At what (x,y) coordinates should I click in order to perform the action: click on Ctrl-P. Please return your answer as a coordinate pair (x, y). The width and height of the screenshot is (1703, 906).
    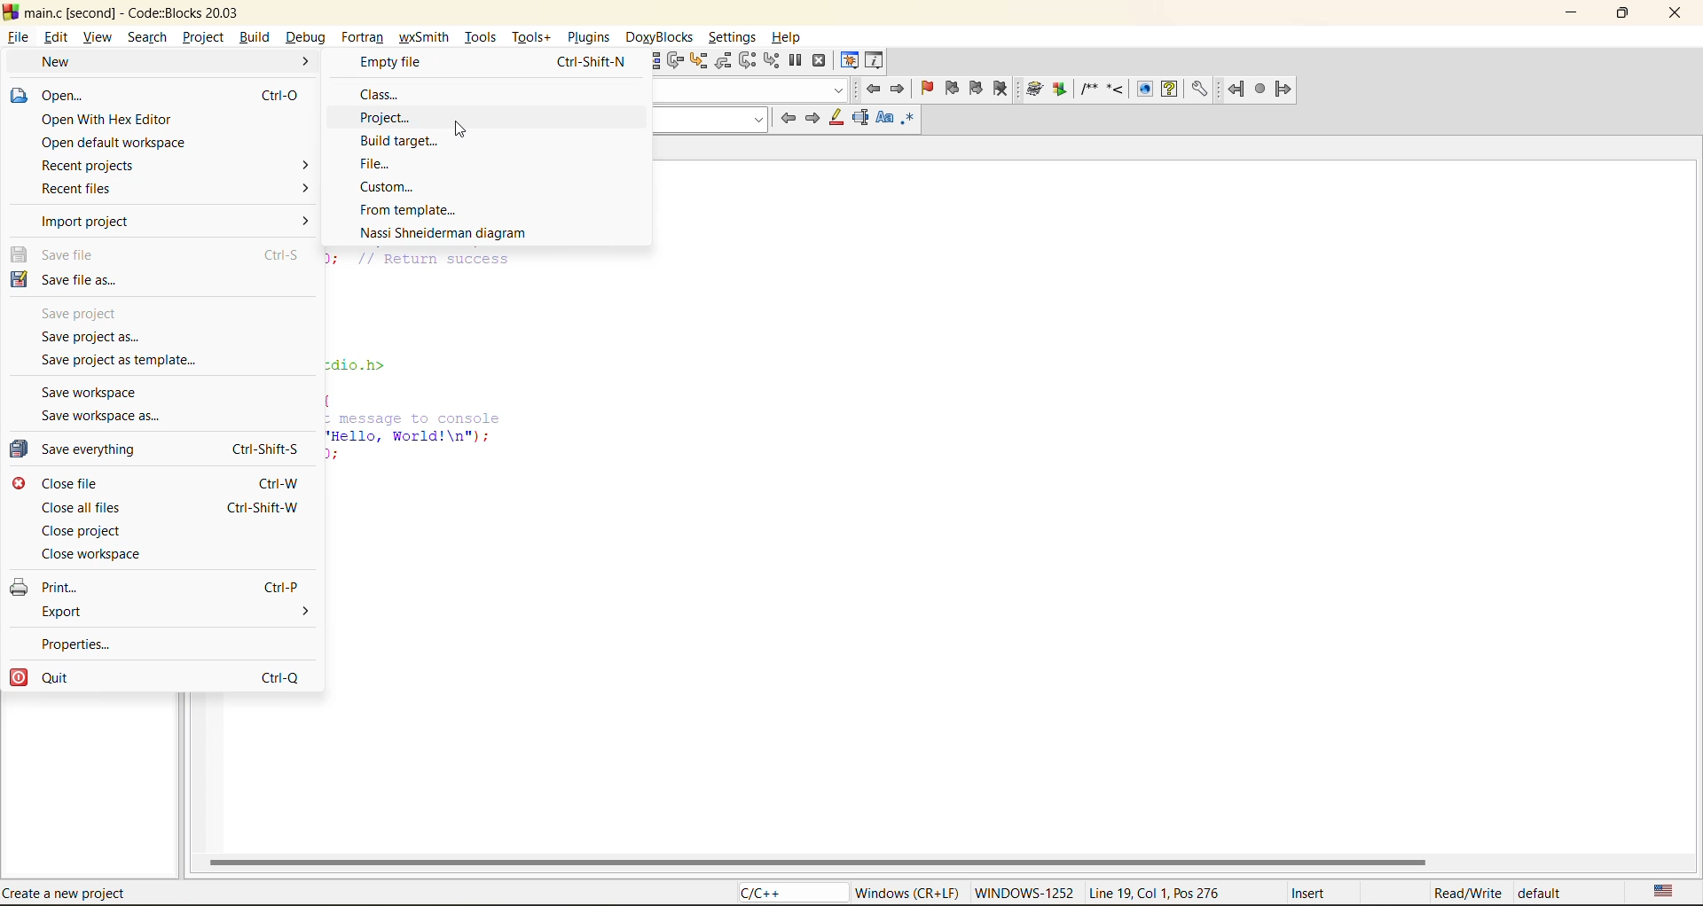
    Looking at the image, I should click on (279, 585).